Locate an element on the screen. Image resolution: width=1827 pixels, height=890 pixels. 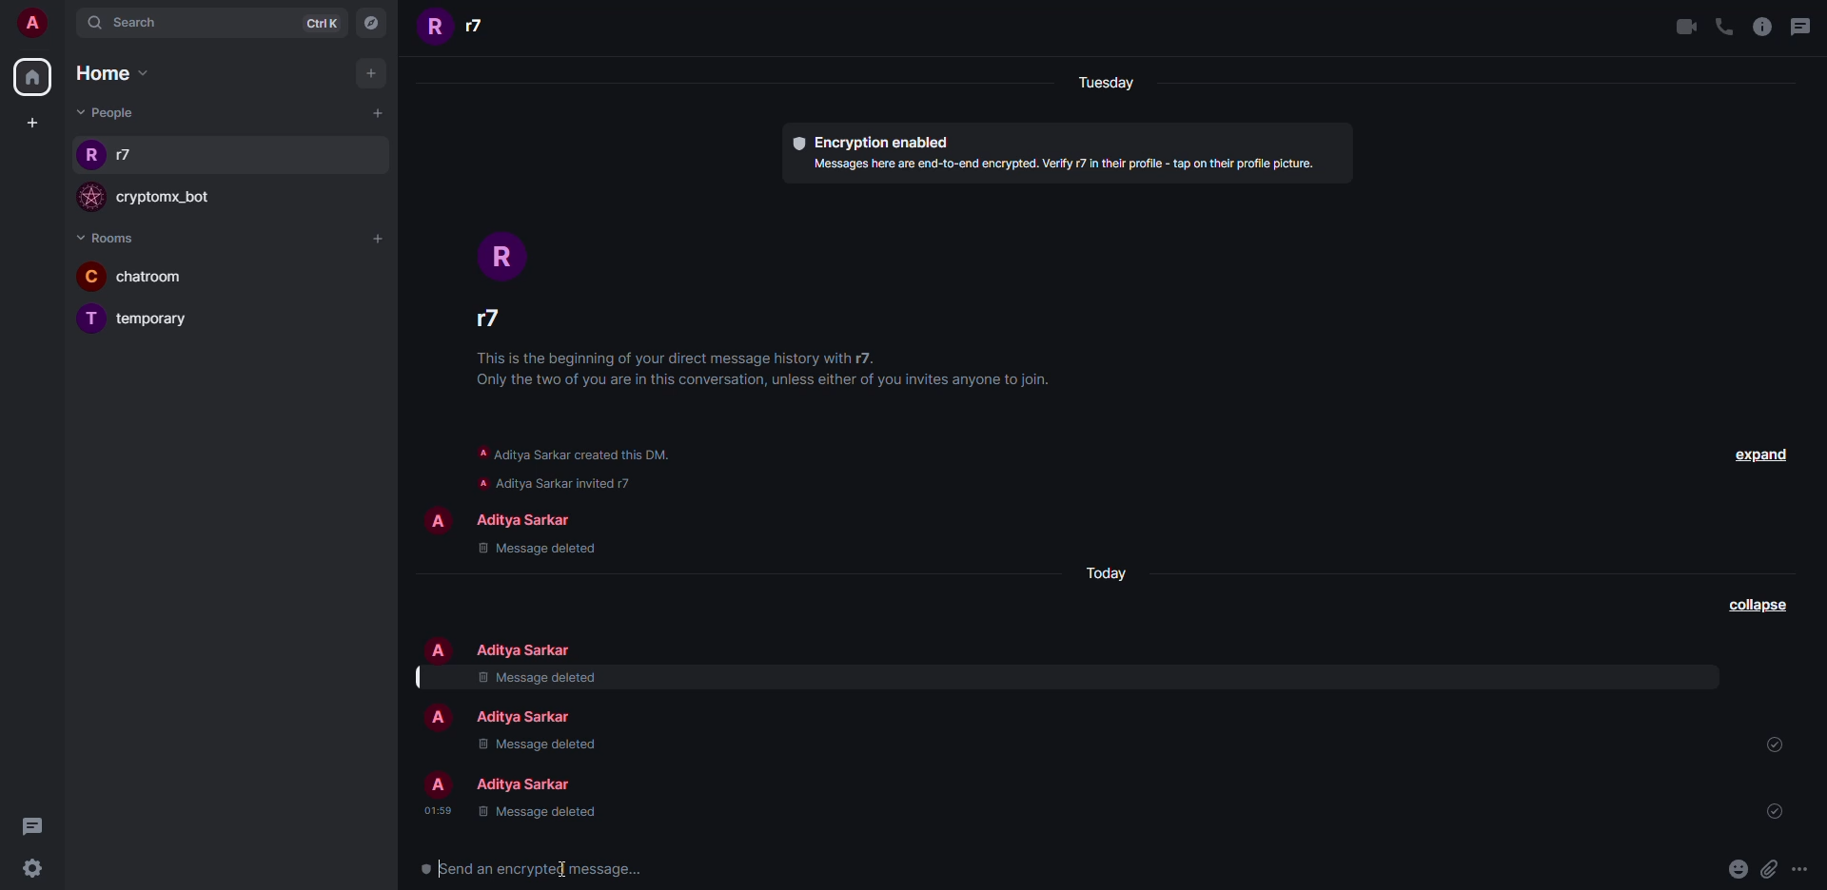
profile is located at coordinates (434, 28).